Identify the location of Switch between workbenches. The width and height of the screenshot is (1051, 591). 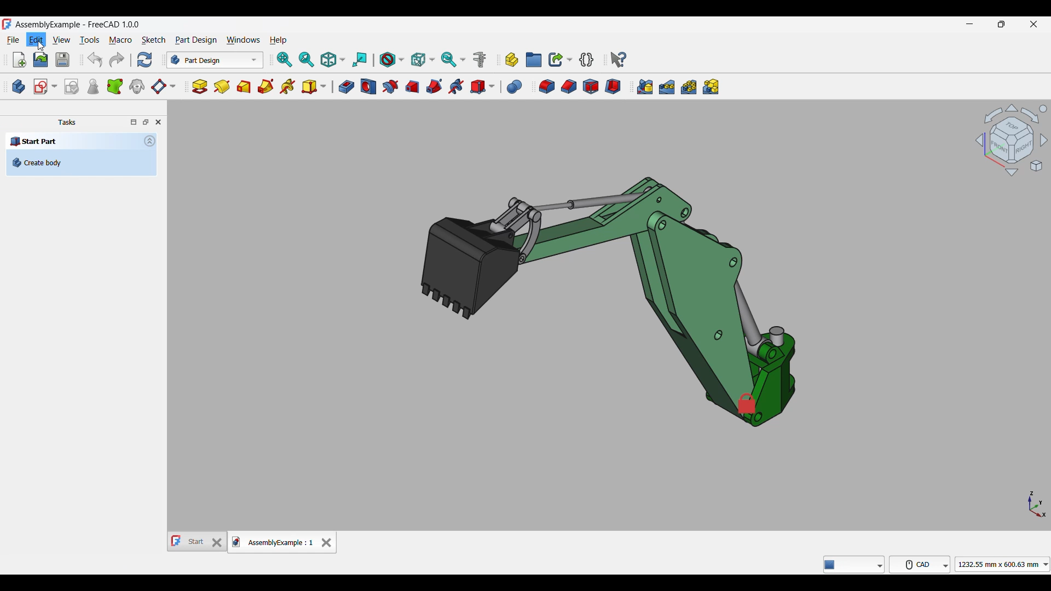
(215, 60).